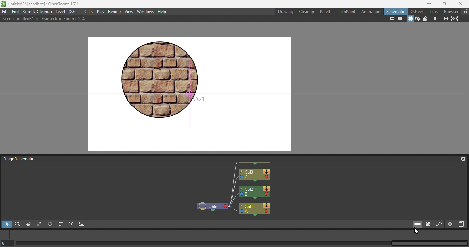 The height and width of the screenshot is (247, 469). I want to click on Horizontal scroll bar, so click(242, 243).